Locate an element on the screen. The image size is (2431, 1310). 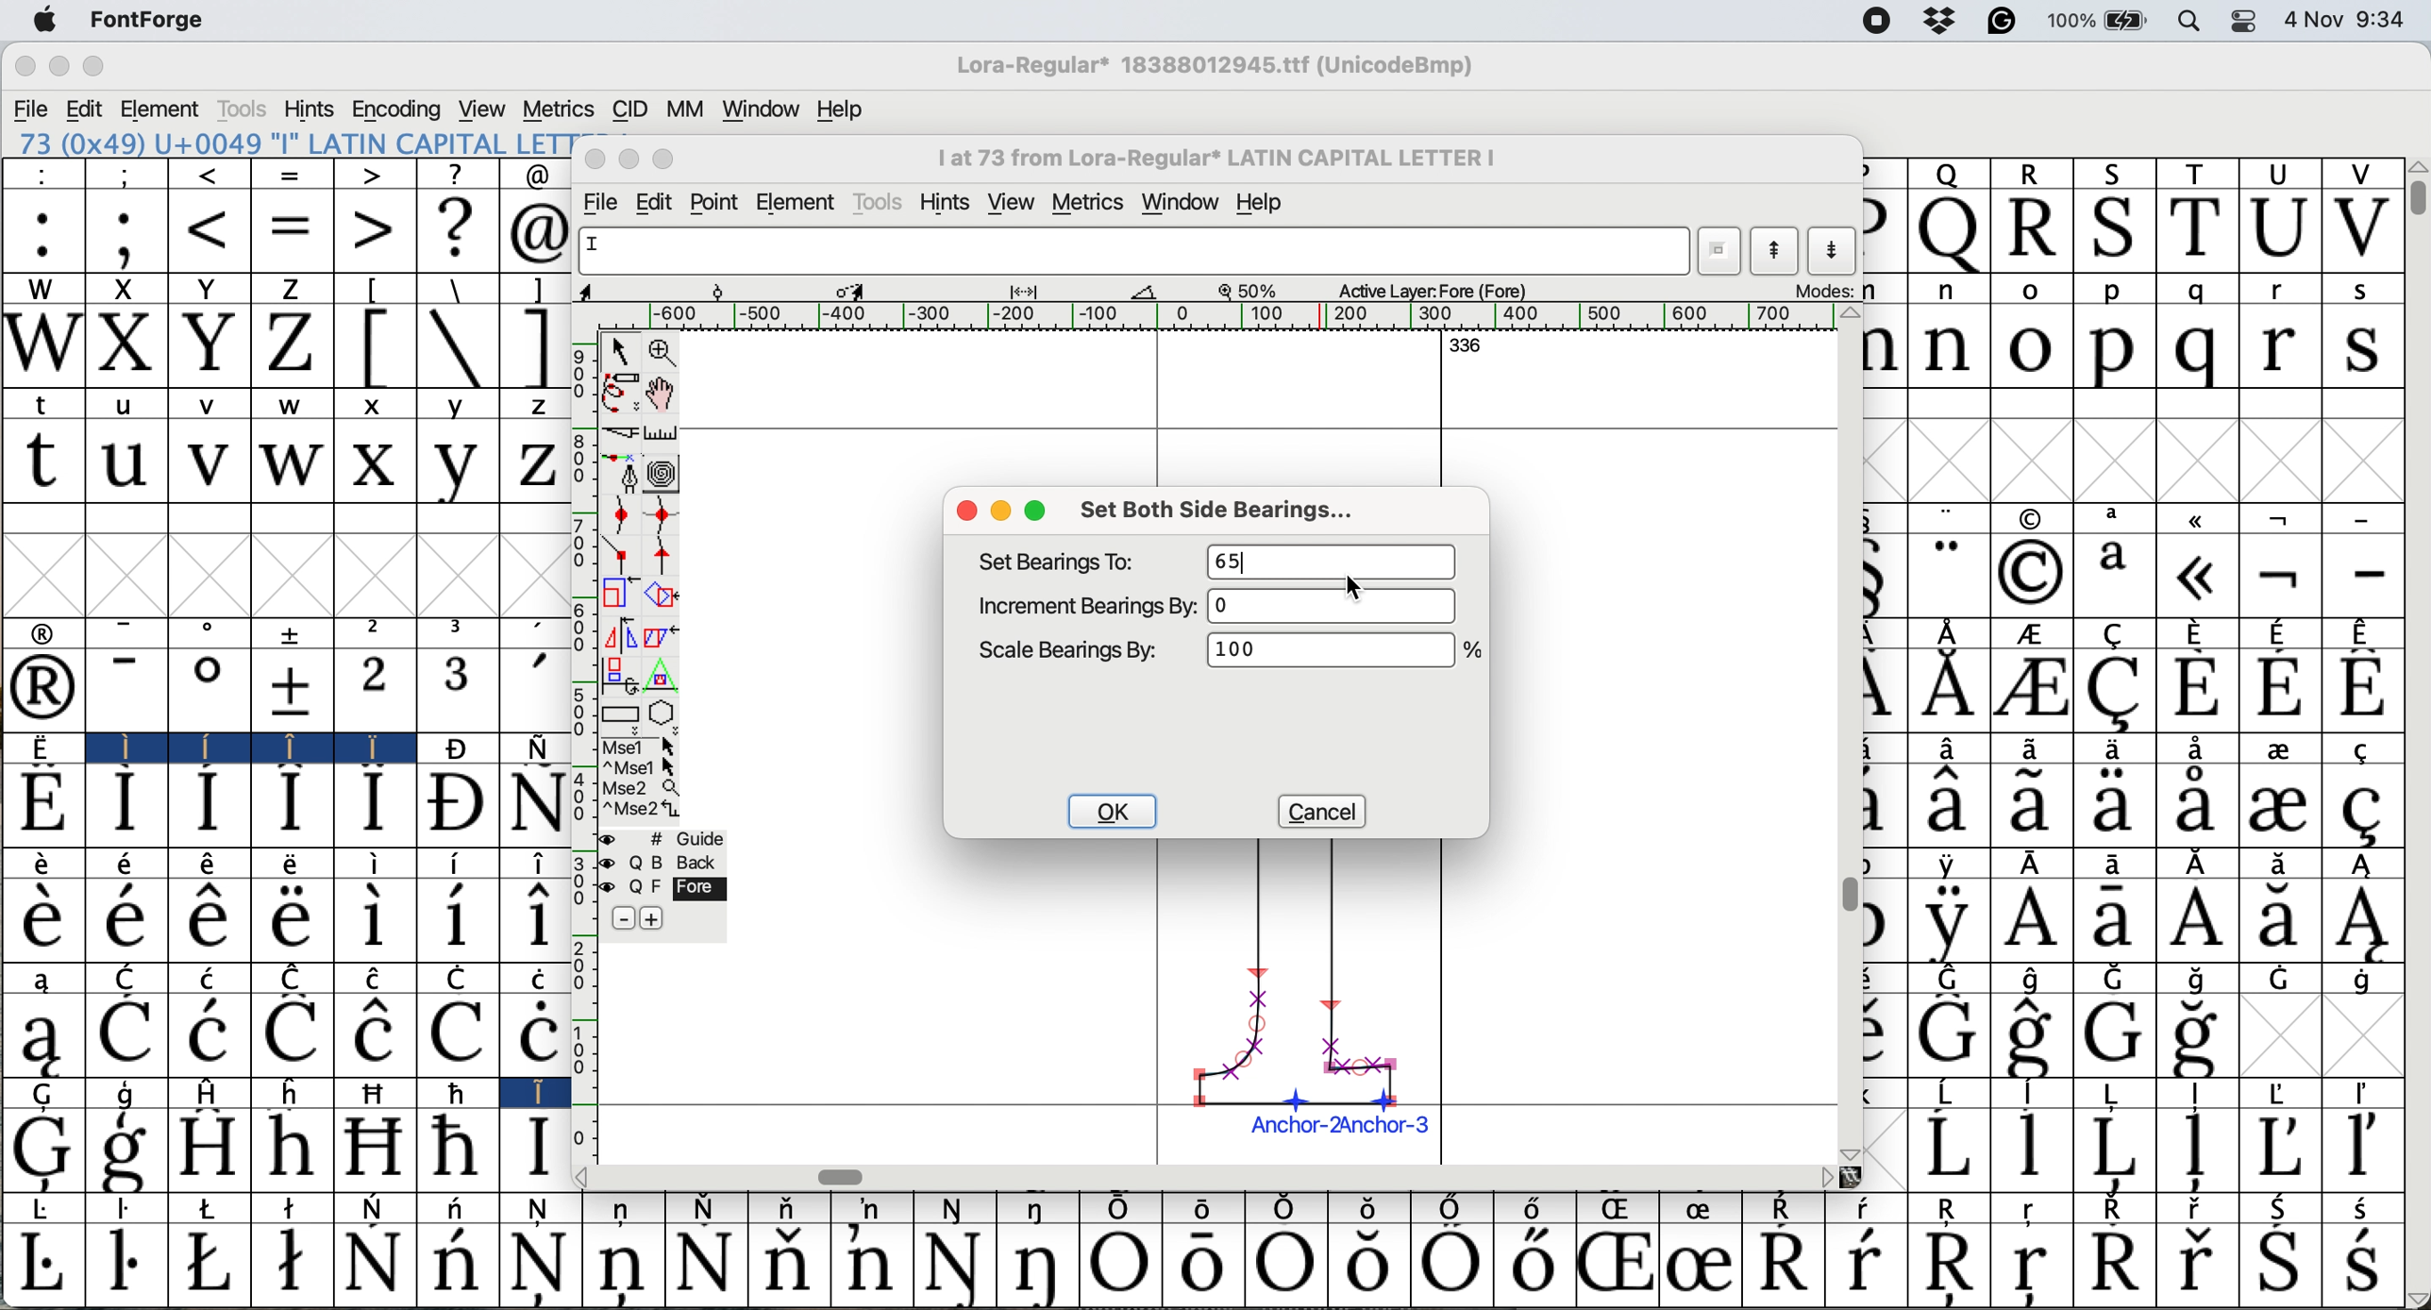
Symbol is located at coordinates (1368, 1264).